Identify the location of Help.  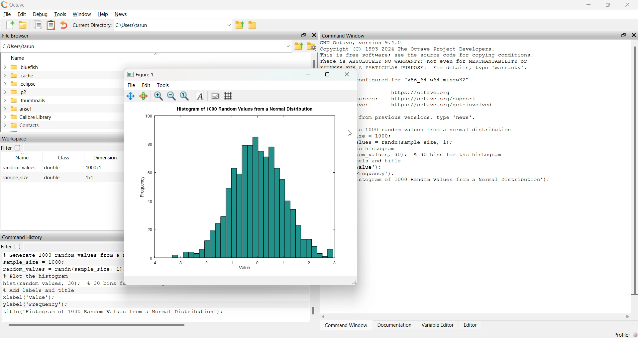
(104, 15).